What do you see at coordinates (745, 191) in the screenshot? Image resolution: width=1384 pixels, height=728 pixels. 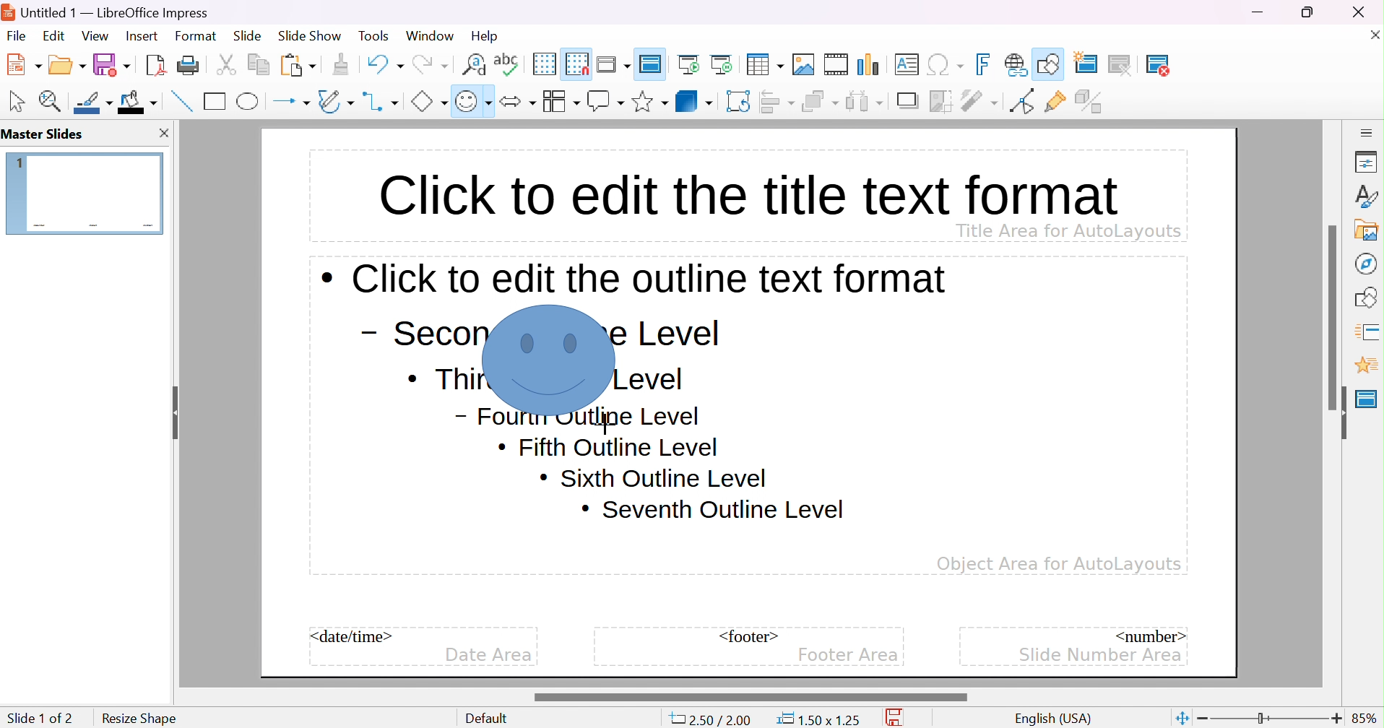 I see `click to edit the title text format` at bounding box center [745, 191].